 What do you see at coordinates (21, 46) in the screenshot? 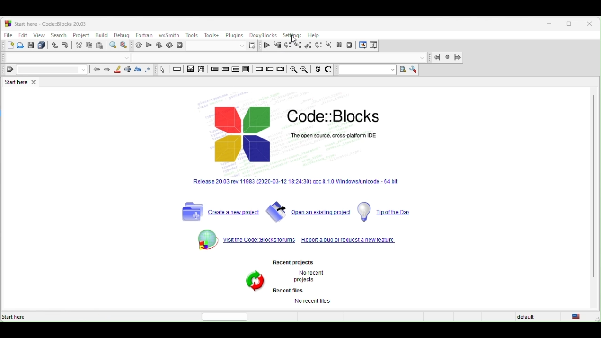
I see `open` at bounding box center [21, 46].